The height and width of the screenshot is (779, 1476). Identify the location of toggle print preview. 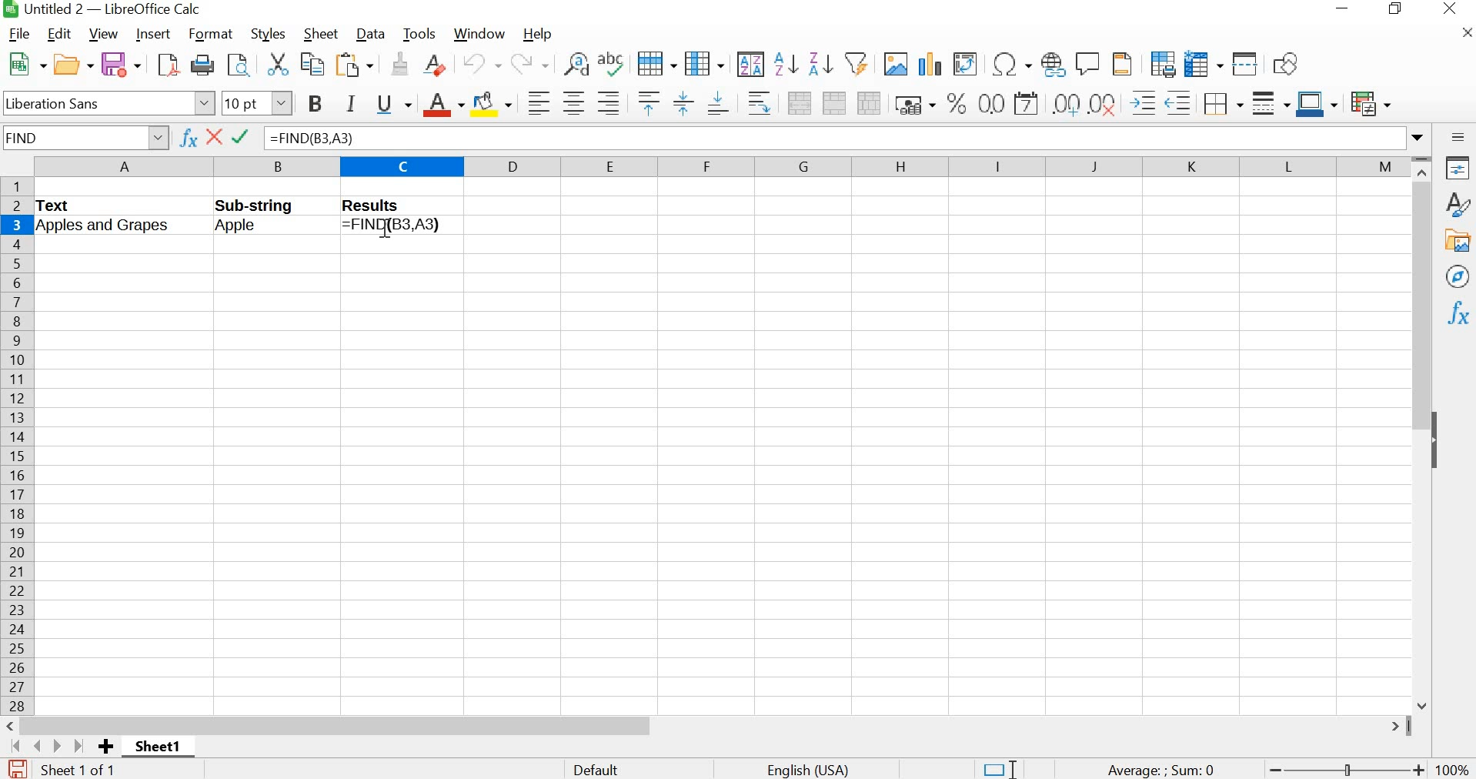
(239, 65).